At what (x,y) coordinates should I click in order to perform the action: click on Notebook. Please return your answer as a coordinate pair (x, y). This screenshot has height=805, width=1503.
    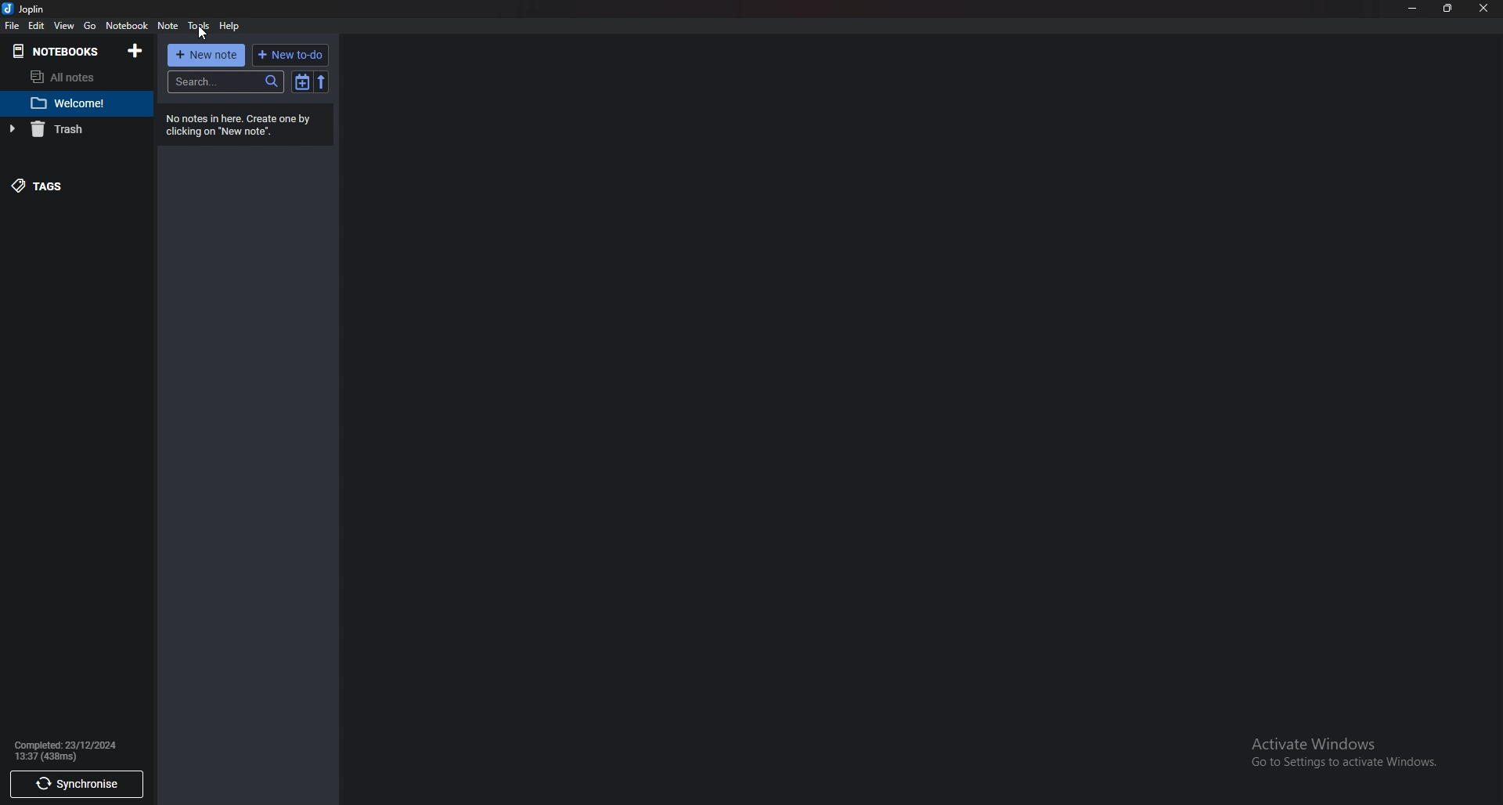
    Looking at the image, I should click on (59, 51).